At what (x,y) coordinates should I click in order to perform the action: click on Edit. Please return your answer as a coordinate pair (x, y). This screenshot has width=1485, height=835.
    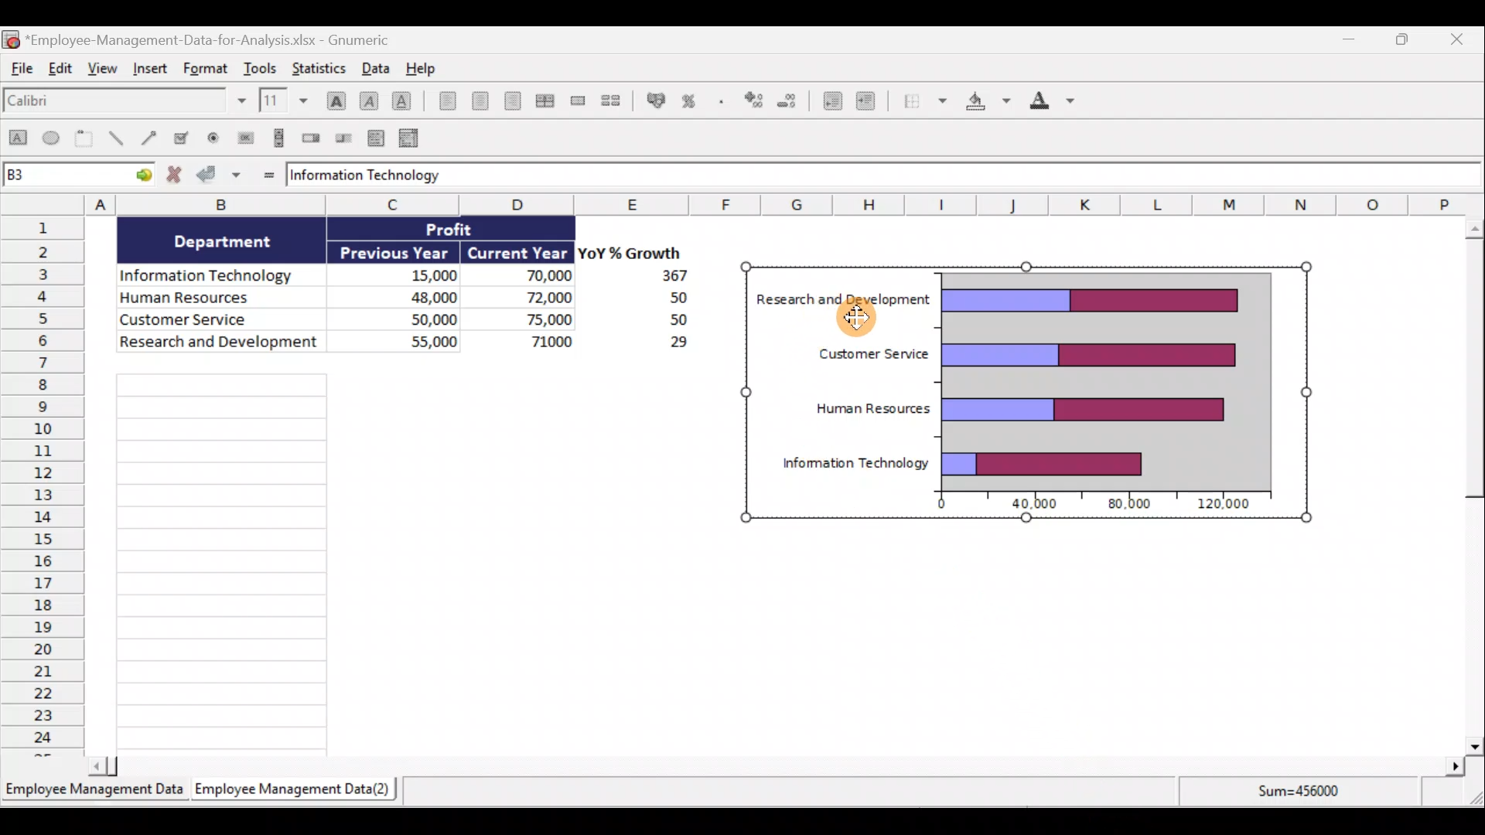
    Looking at the image, I should click on (60, 69).